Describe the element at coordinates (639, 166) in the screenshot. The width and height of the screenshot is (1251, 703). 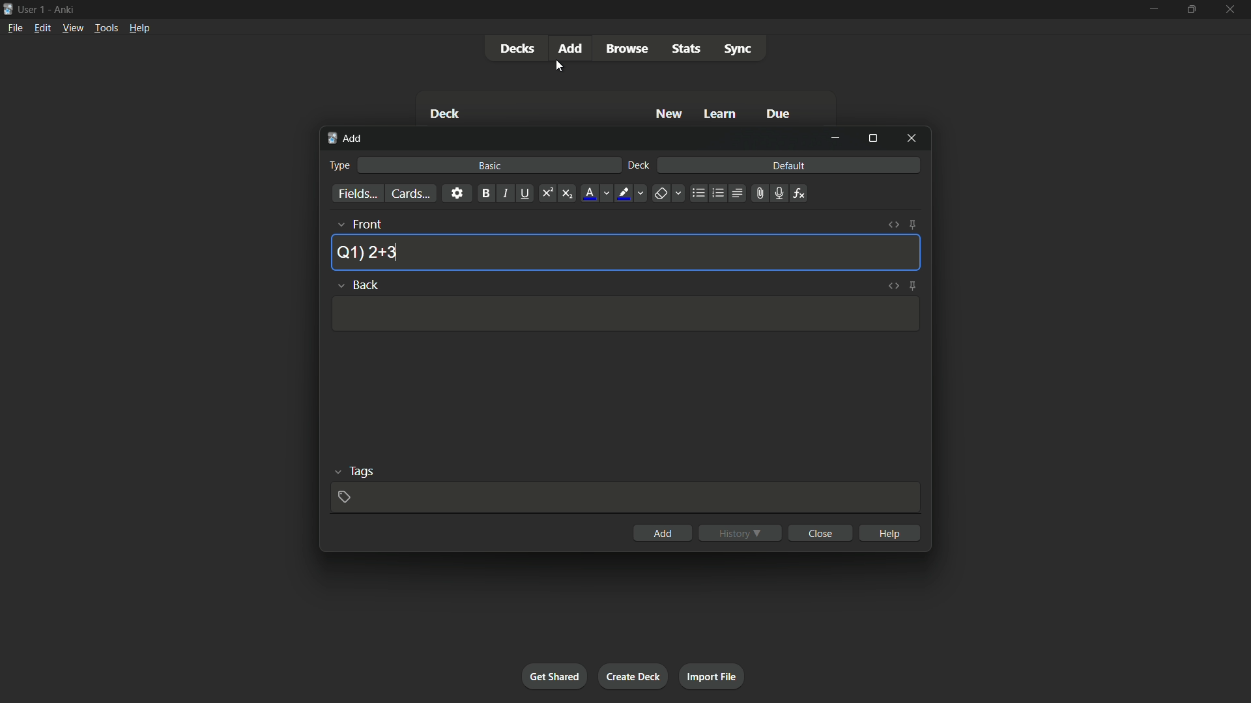
I see `deck` at that location.